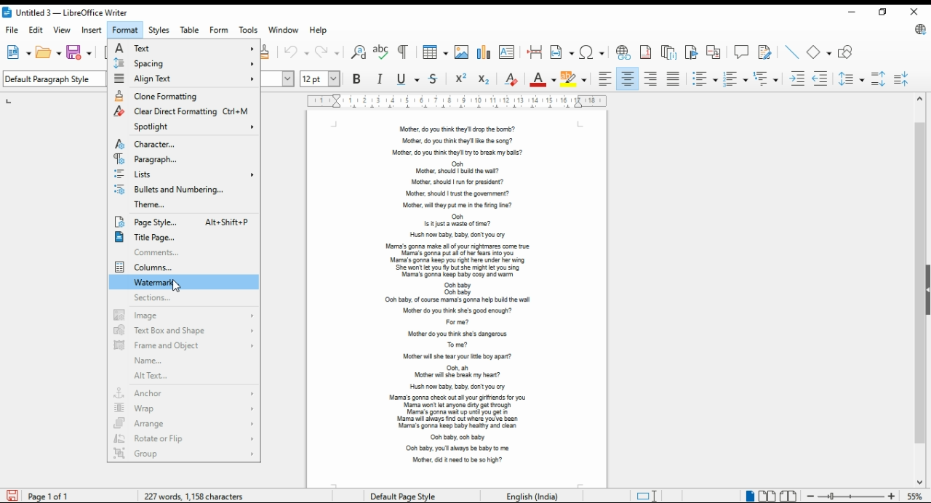 Image resolution: width=931 pixels, height=503 pixels. I want to click on insert footnote, so click(647, 52).